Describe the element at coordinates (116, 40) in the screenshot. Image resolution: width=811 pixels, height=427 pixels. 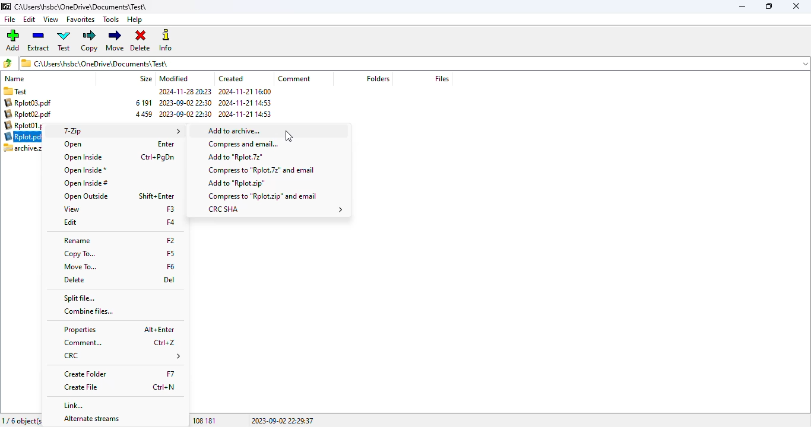
I see `move` at that location.